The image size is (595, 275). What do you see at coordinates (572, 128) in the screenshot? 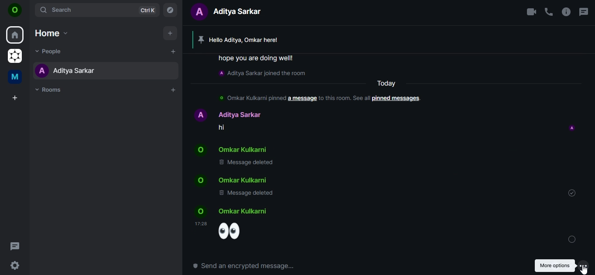
I see `profile` at bounding box center [572, 128].